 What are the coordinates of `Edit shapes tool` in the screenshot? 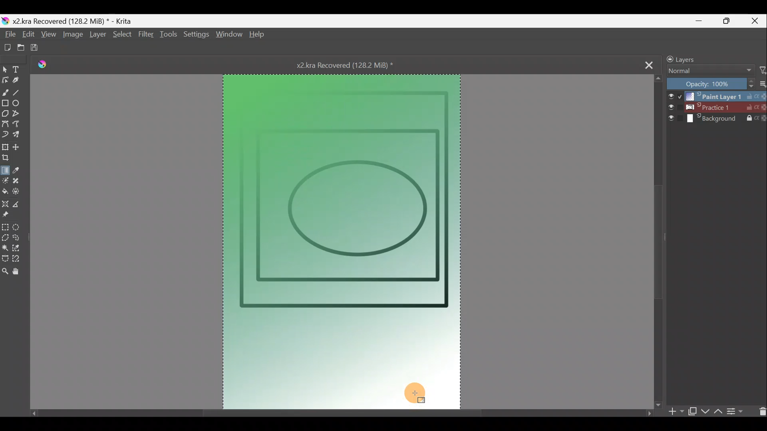 It's located at (5, 81).